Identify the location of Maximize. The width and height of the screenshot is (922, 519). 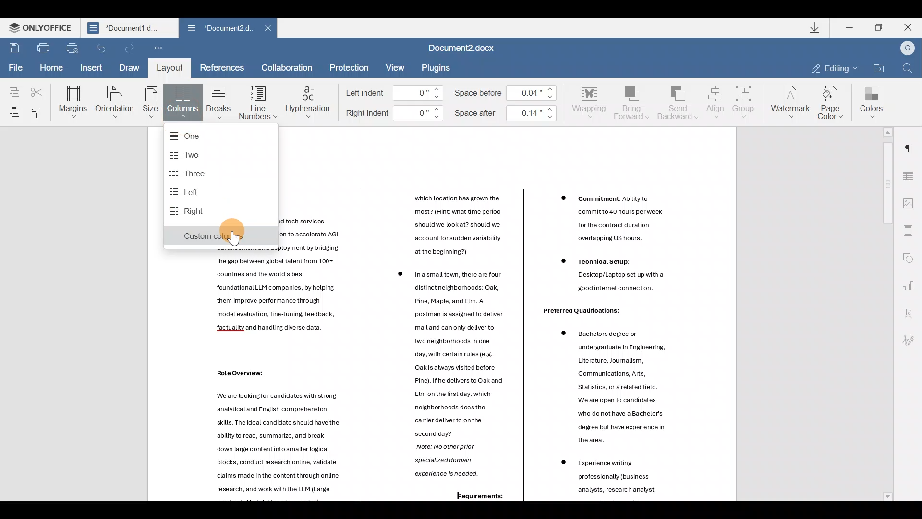
(880, 27).